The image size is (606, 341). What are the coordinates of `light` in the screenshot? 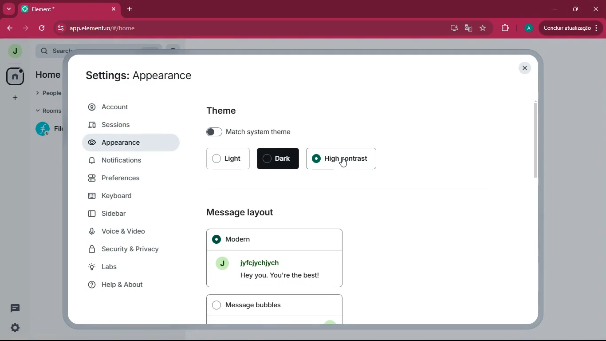 It's located at (229, 159).